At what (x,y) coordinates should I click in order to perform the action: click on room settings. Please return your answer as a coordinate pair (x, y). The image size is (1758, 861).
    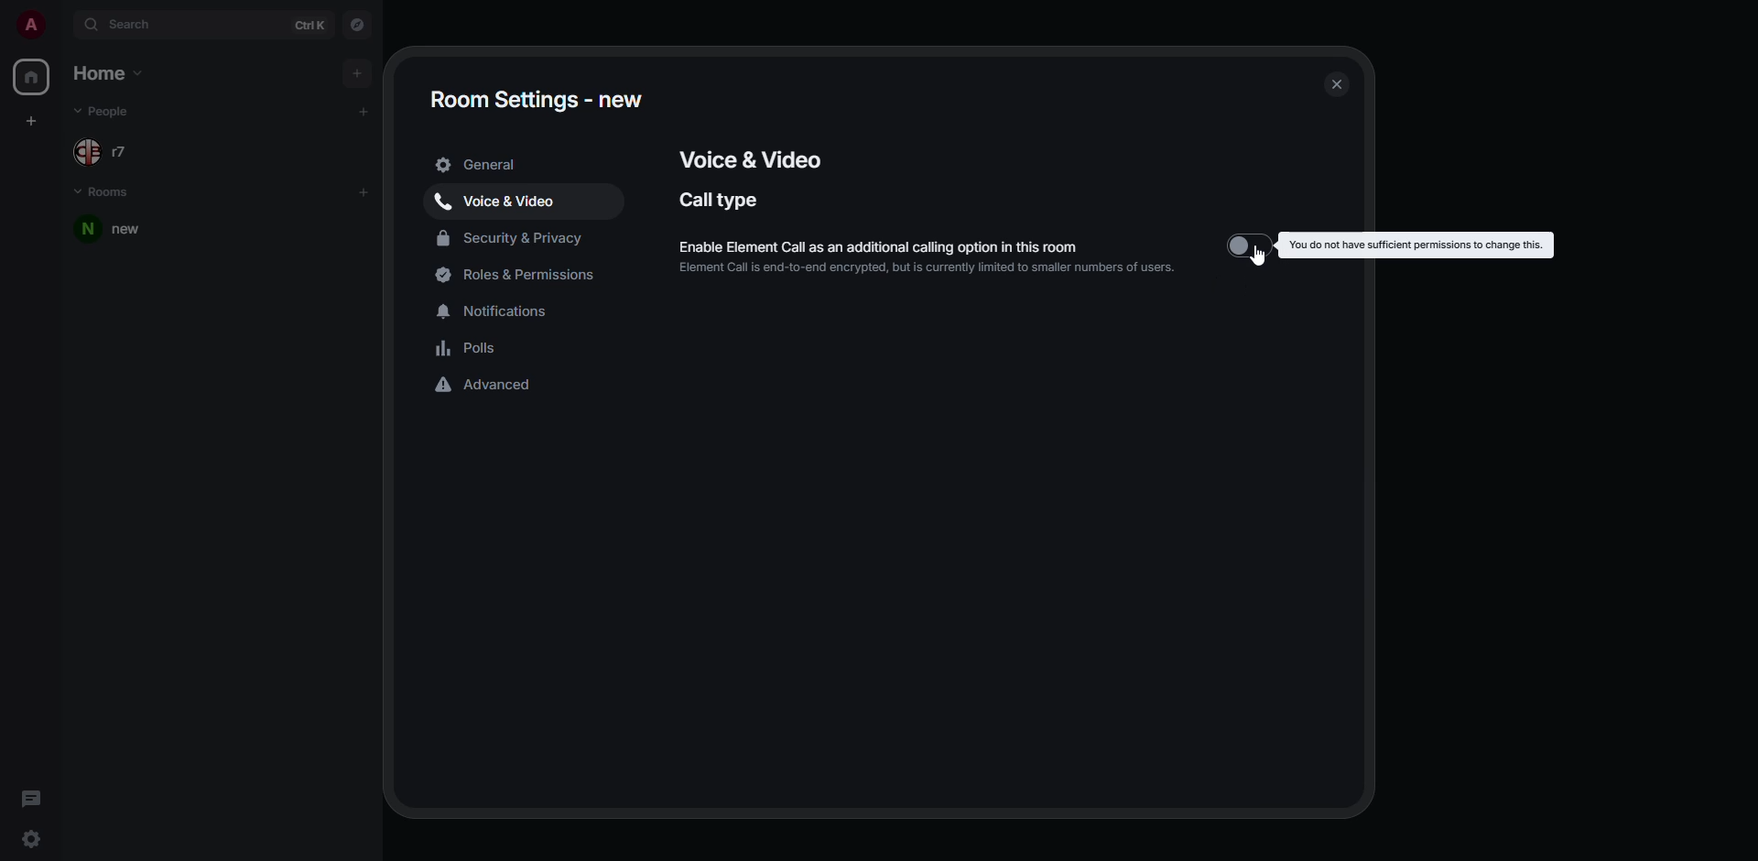
    Looking at the image, I should click on (534, 98).